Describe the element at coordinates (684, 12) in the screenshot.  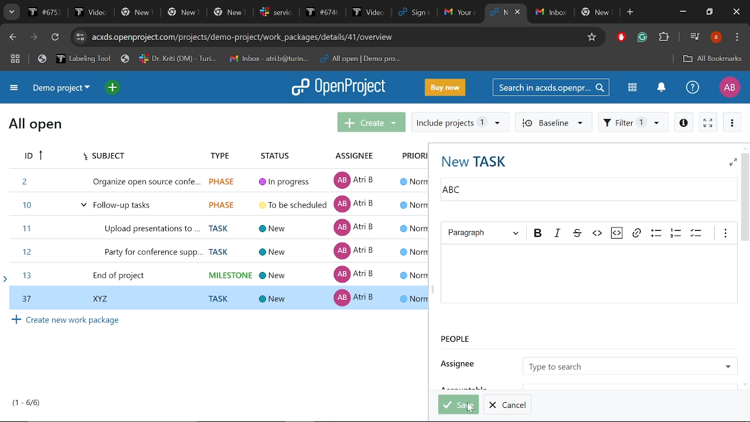
I see `Minimize` at that location.